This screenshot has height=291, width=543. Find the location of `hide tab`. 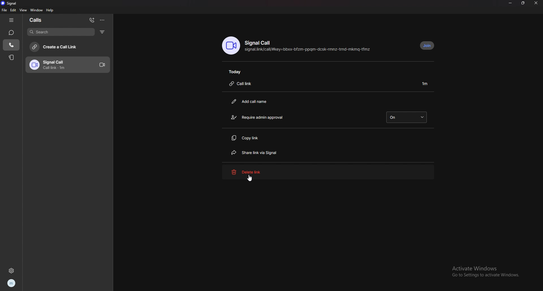

hide tab is located at coordinates (12, 20).